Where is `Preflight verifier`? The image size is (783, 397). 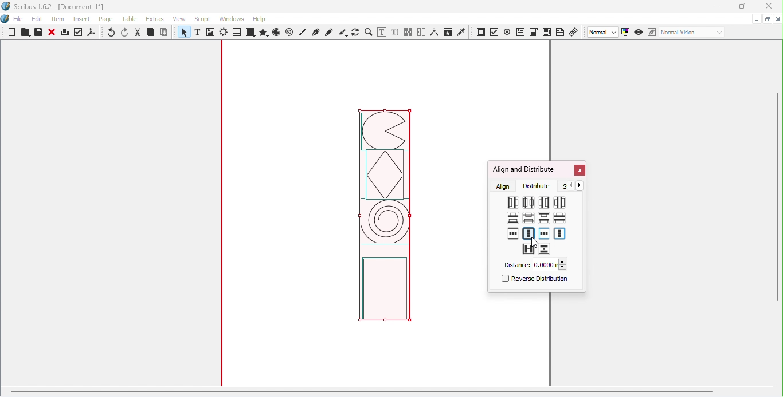
Preflight verifier is located at coordinates (79, 34).